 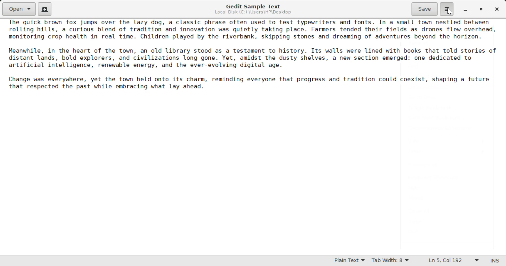 I want to click on Create Documents, so click(x=45, y=8).